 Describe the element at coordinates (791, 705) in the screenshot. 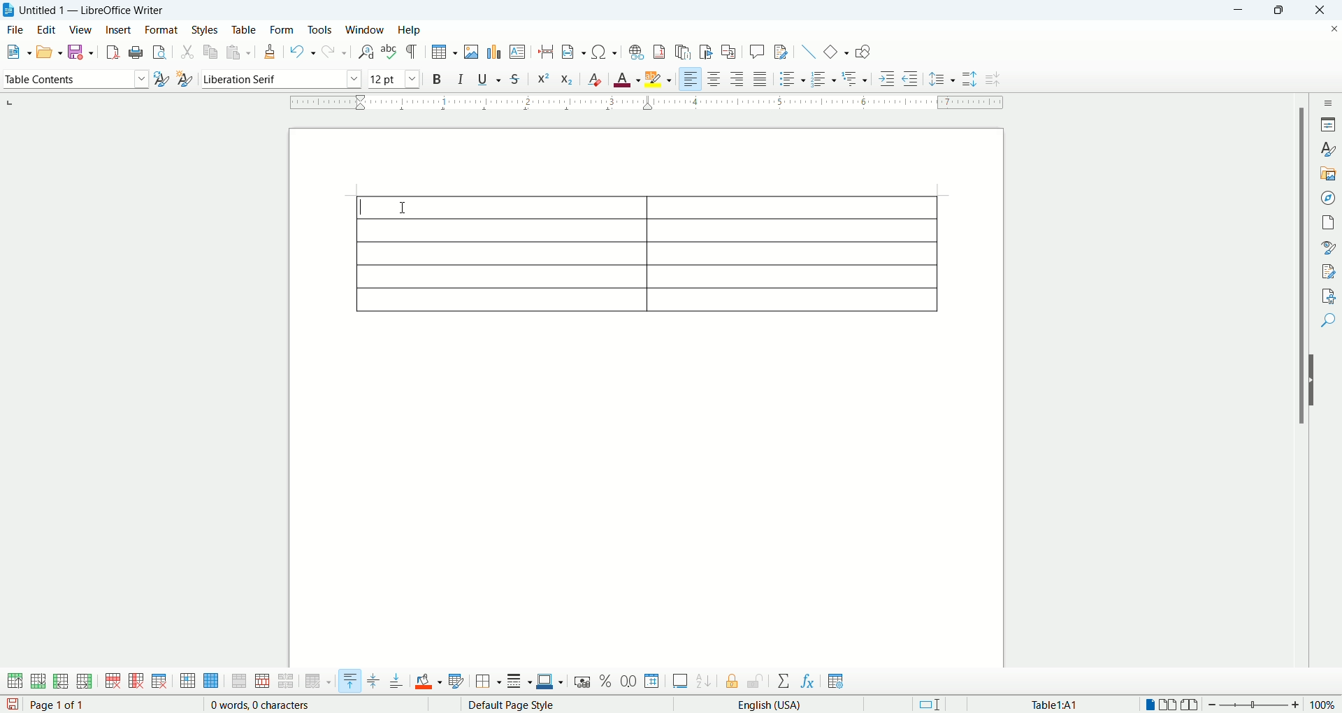

I see `english` at that location.